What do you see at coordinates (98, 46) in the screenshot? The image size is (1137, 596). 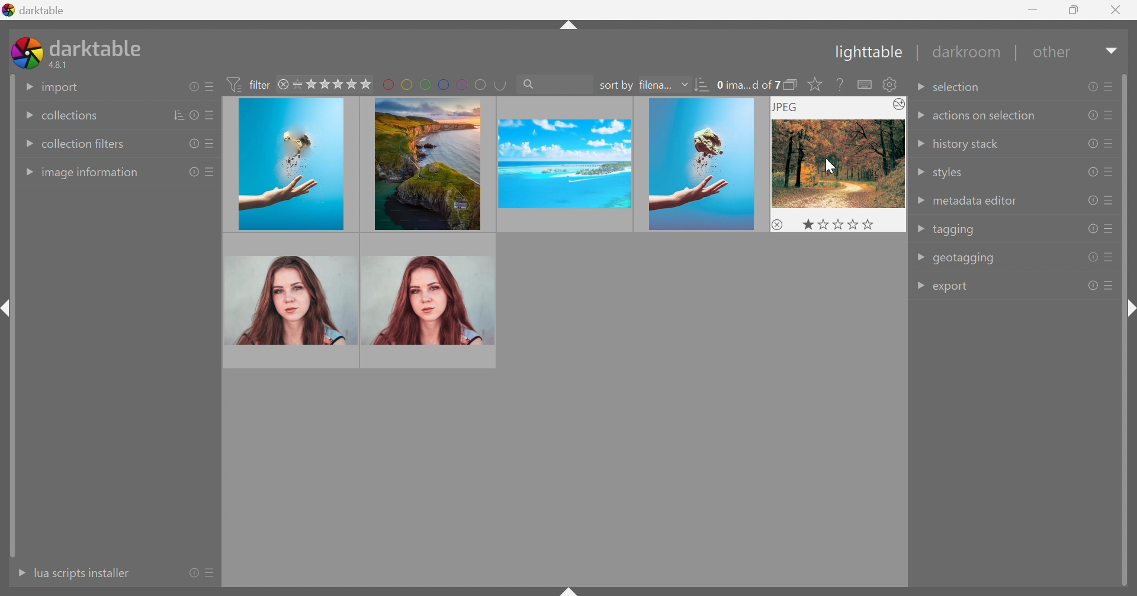 I see `darktable` at bounding box center [98, 46].